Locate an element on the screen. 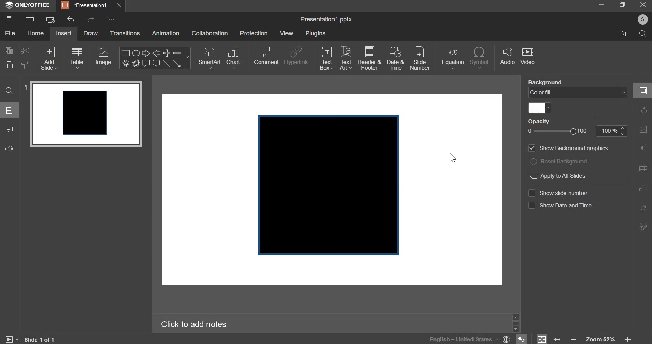 The image size is (652, 344). equation is located at coordinates (453, 58).